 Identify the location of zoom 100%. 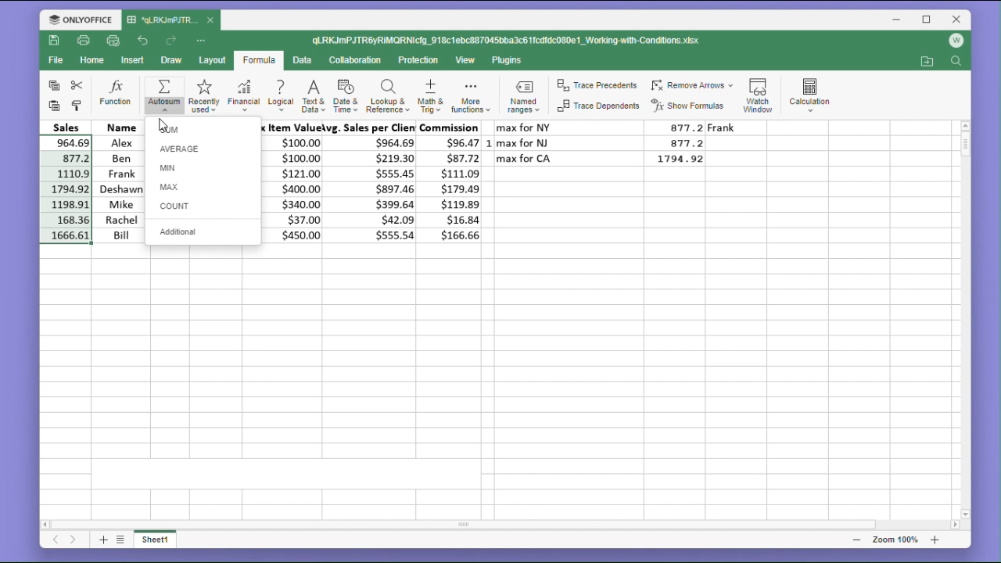
(892, 540).